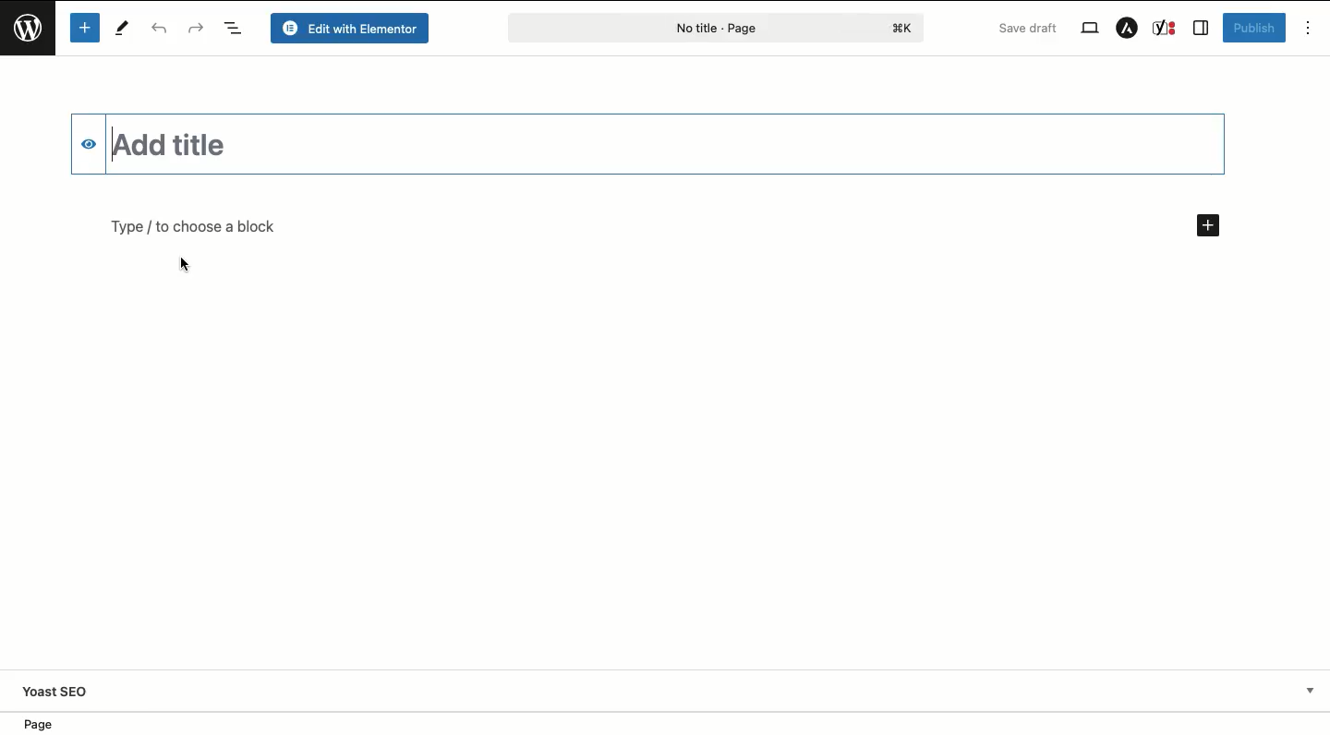  I want to click on Sidebar, so click(1202, 29).